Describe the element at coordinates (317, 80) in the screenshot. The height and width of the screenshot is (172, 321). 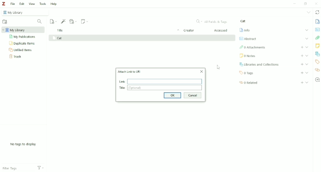
I see `Locate` at that location.